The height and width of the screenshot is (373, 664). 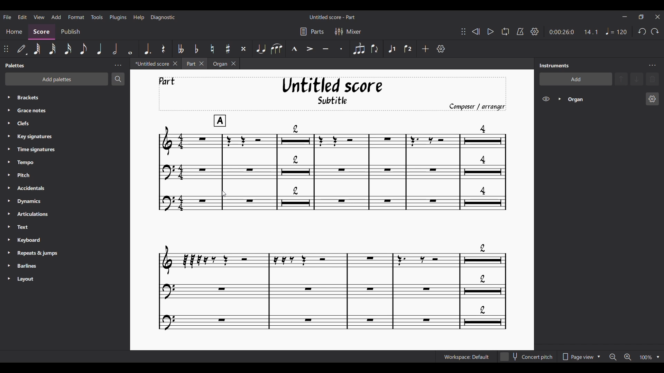 I want to click on List of palette under Palette, so click(x=71, y=188).